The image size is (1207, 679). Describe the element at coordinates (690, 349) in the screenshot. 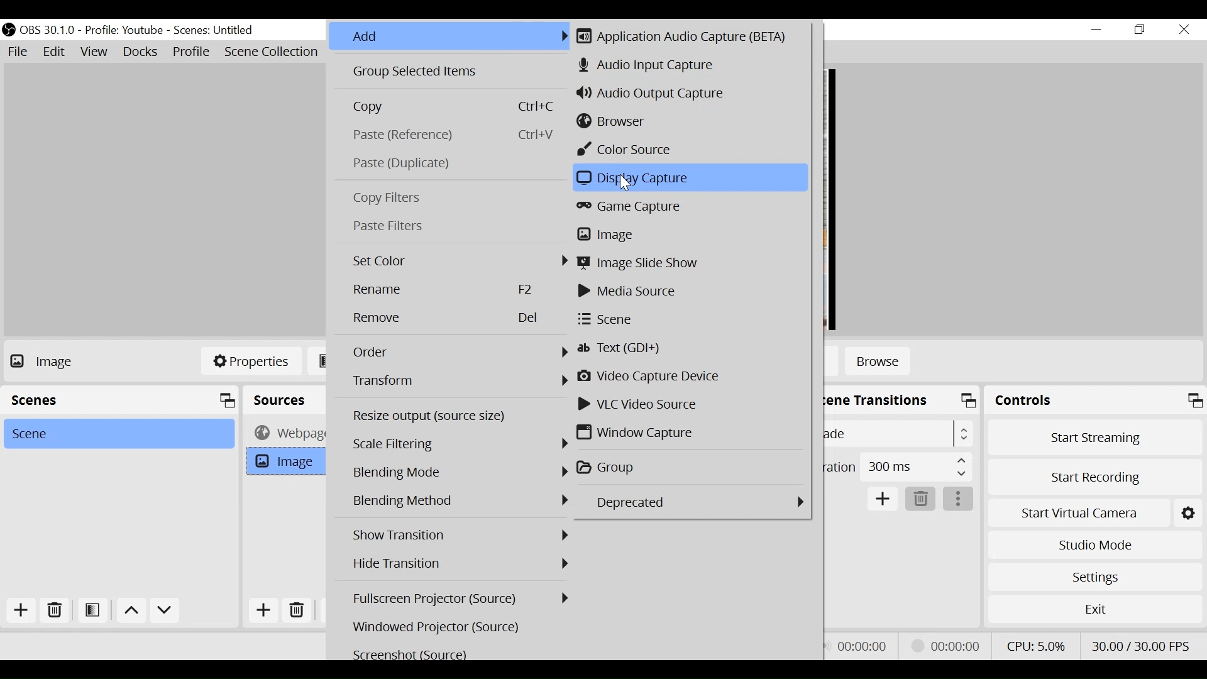

I see `Text (GDI+)` at that location.